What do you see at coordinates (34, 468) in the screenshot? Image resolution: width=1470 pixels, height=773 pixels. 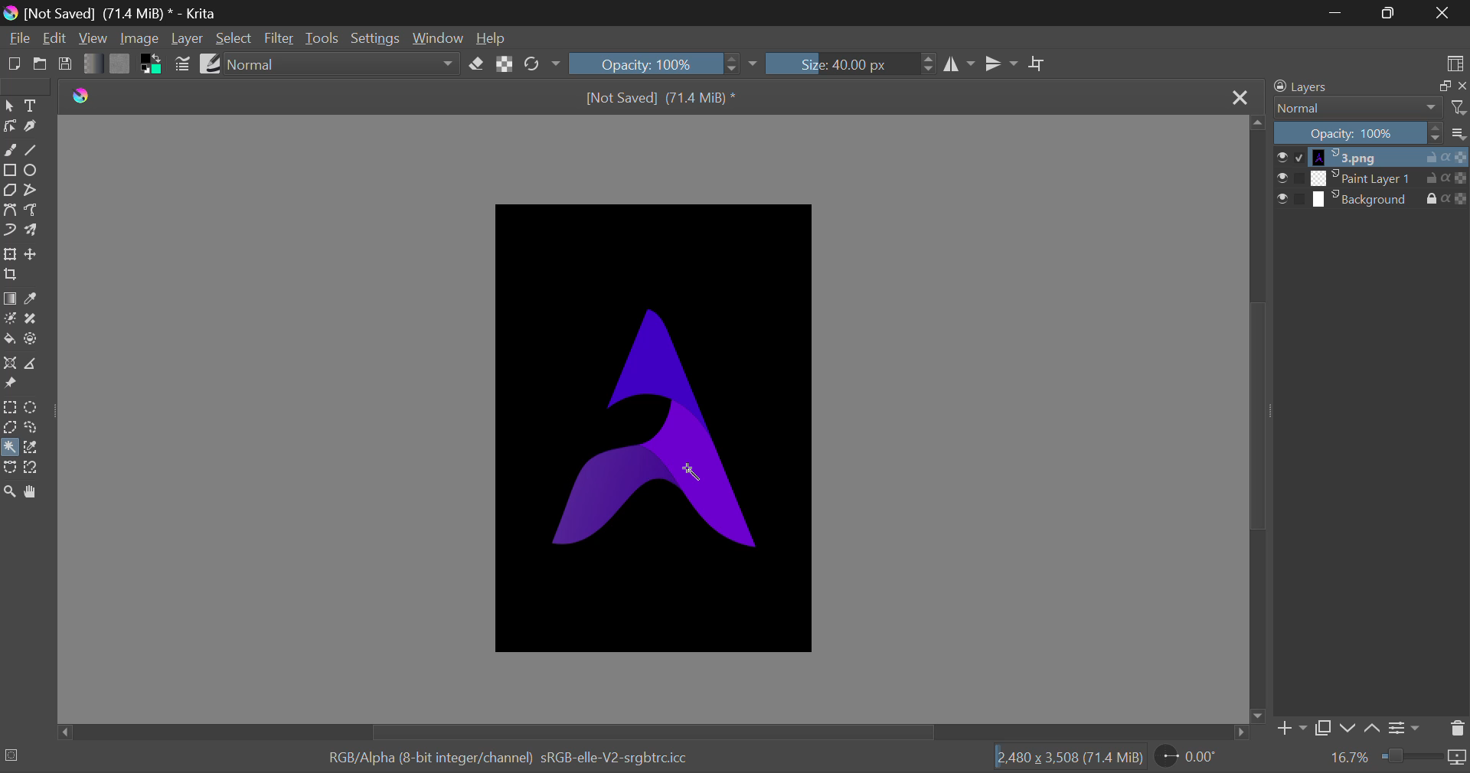 I see `Magnetic Curve Selection` at bounding box center [34, 468].